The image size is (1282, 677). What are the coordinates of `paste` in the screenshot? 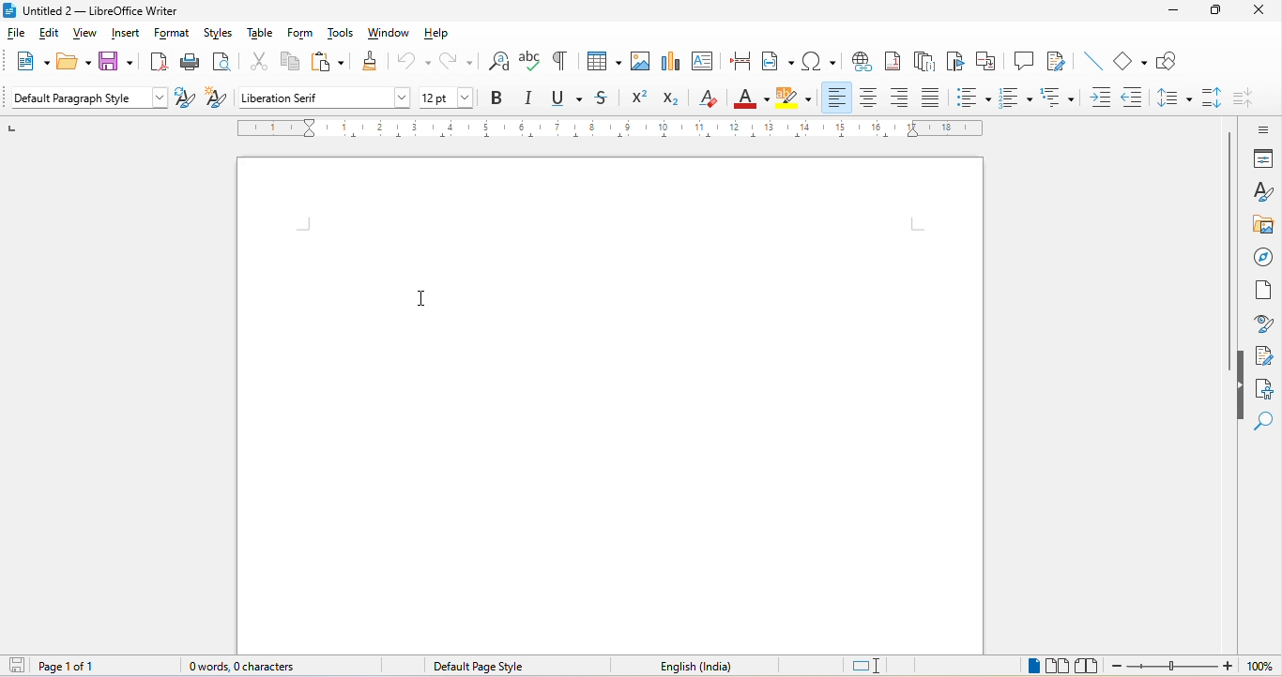 It's located at (332, 66).